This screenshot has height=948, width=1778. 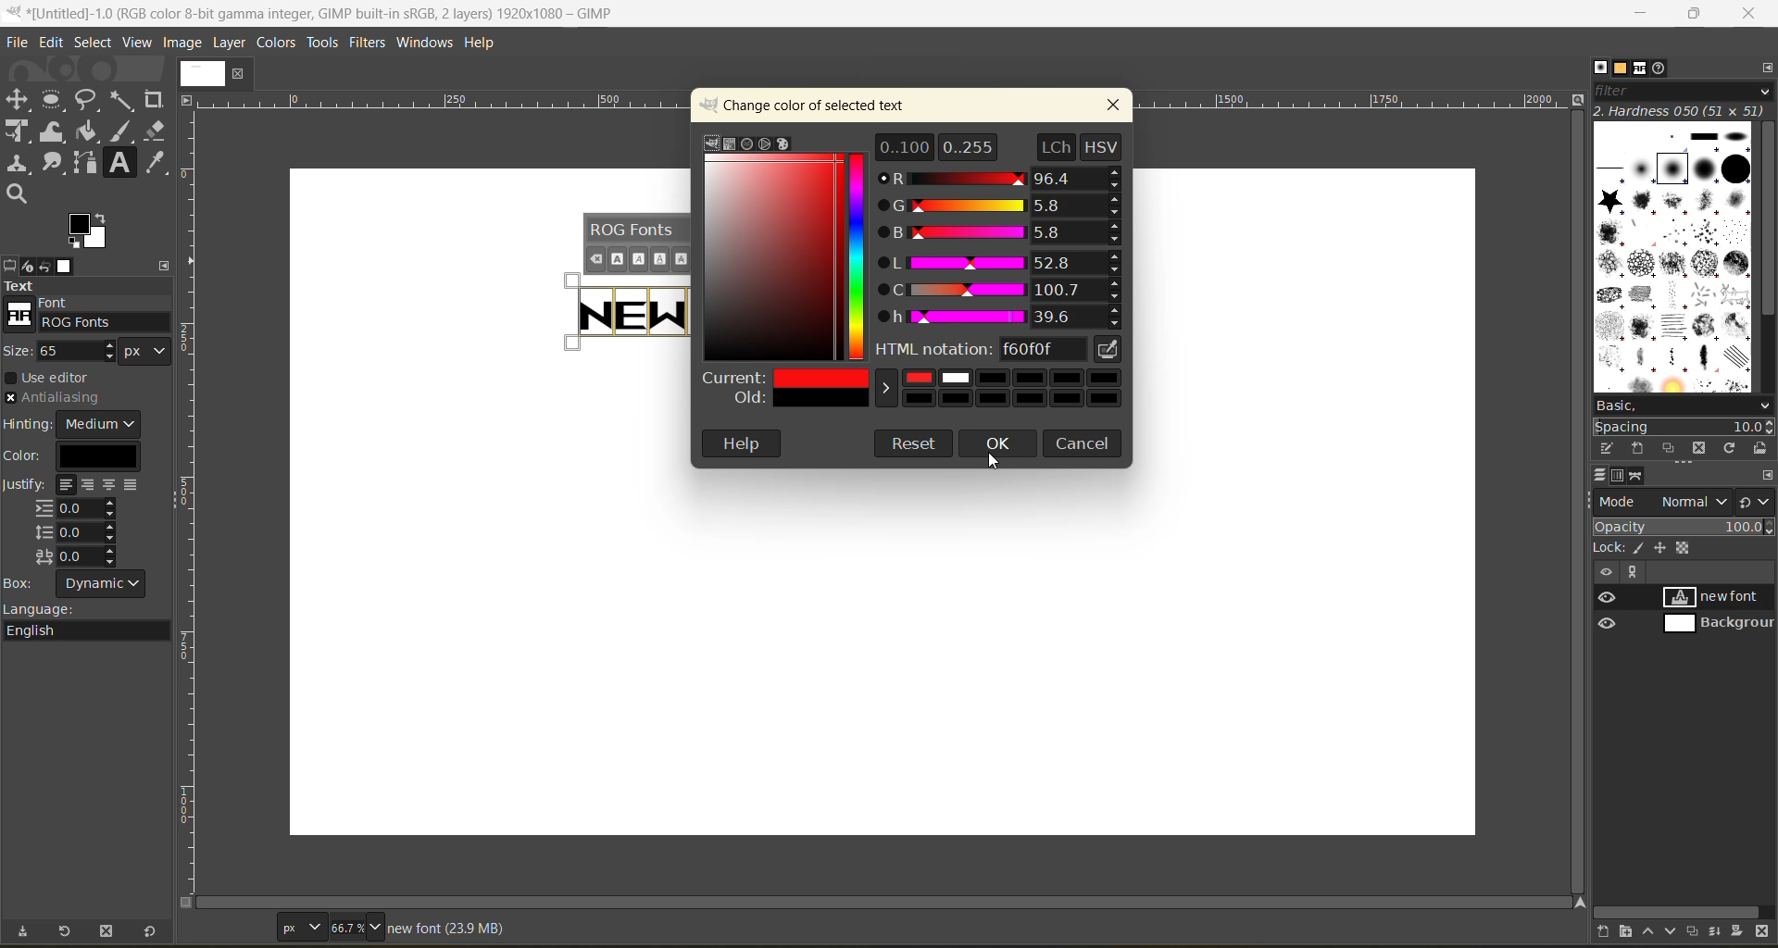 I want to click on help, so click(x=742, y=443).